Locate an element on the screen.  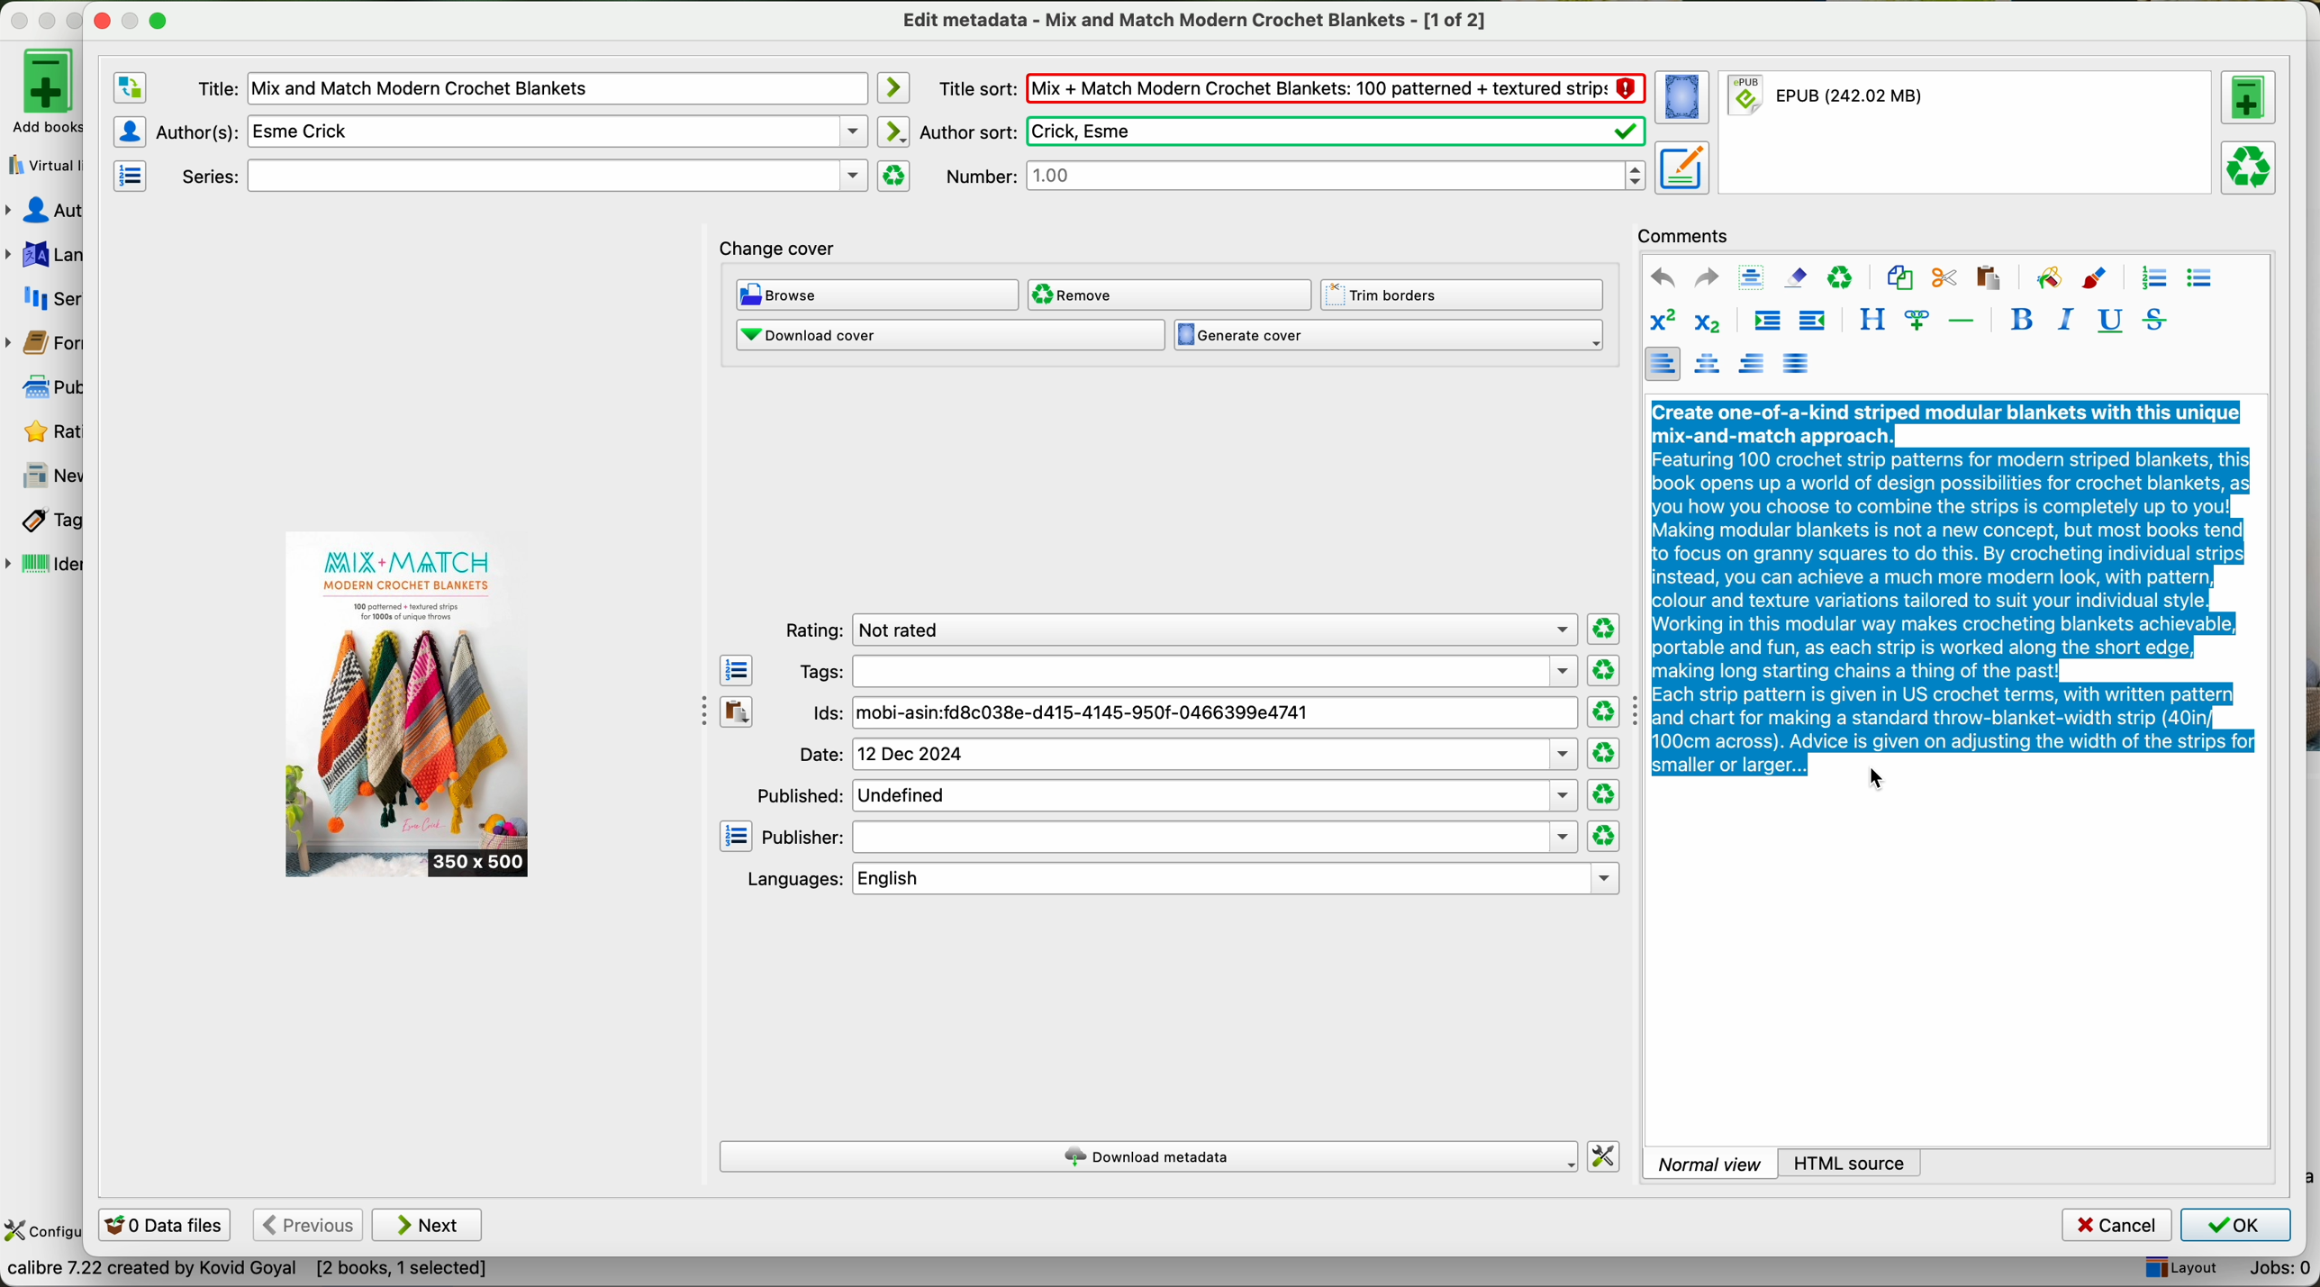
number is located at coordinates (1295, 175).